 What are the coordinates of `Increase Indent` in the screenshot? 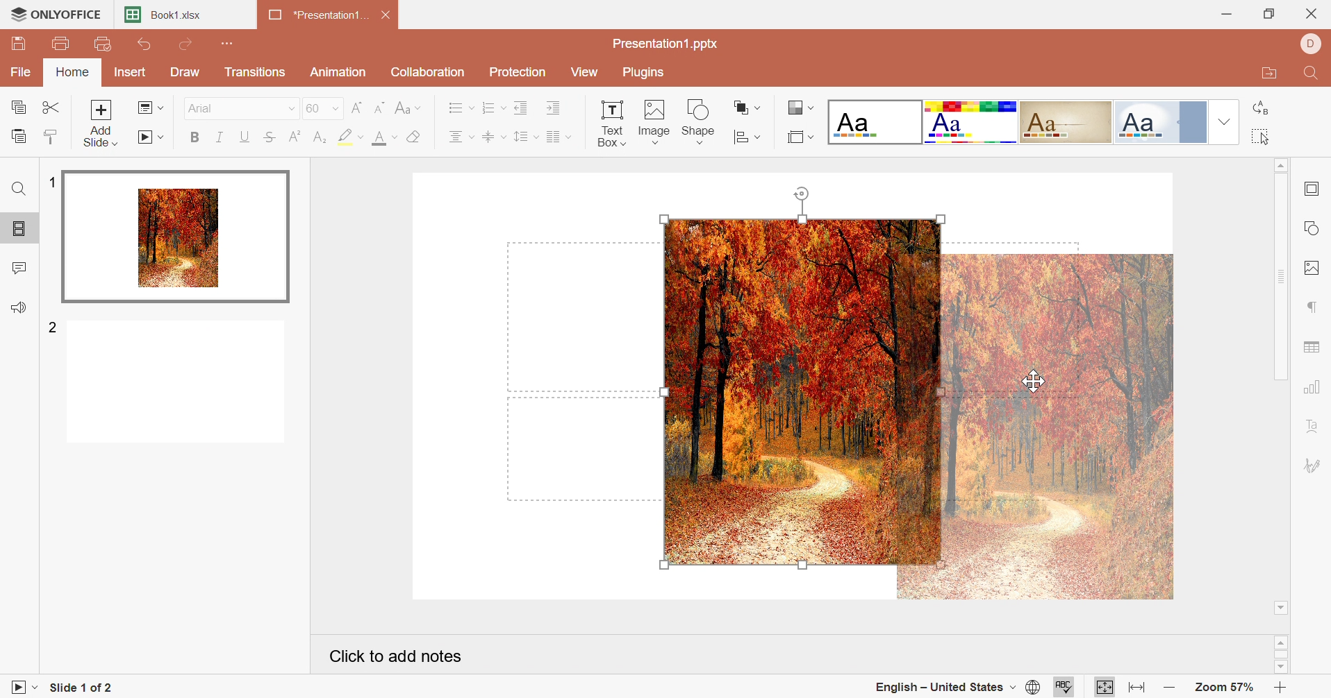 It's located at (553, 110).